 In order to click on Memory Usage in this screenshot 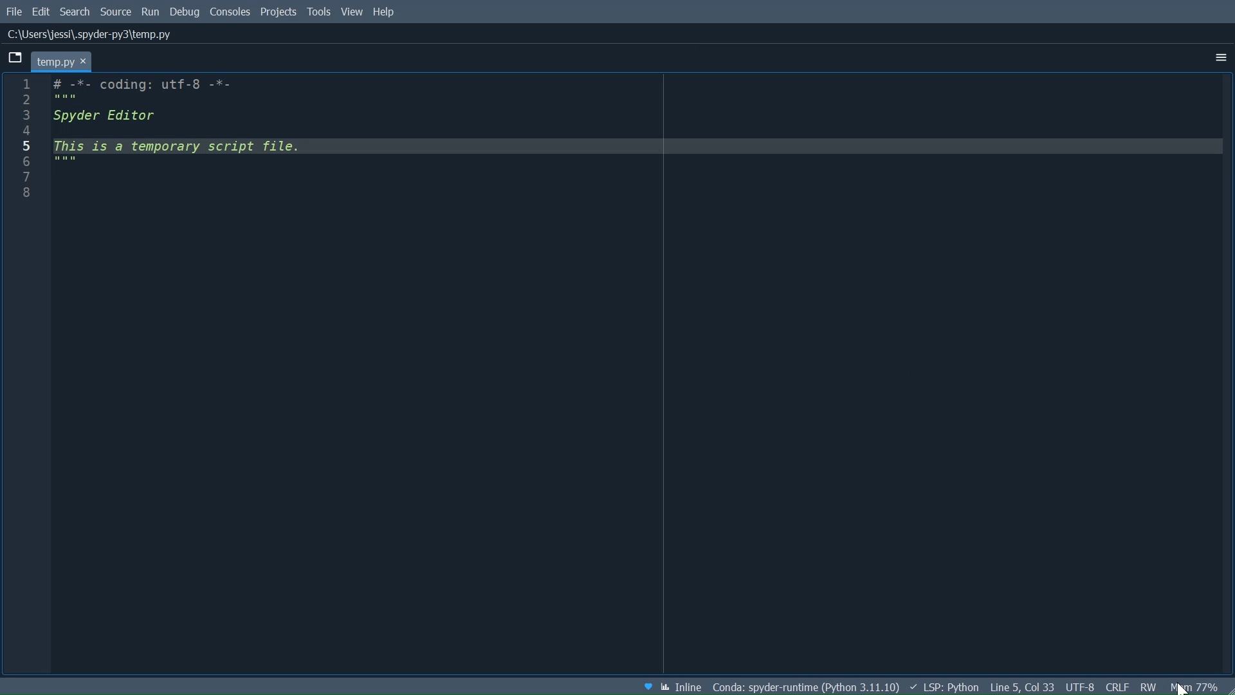, I will do `click(1194, 686)`.